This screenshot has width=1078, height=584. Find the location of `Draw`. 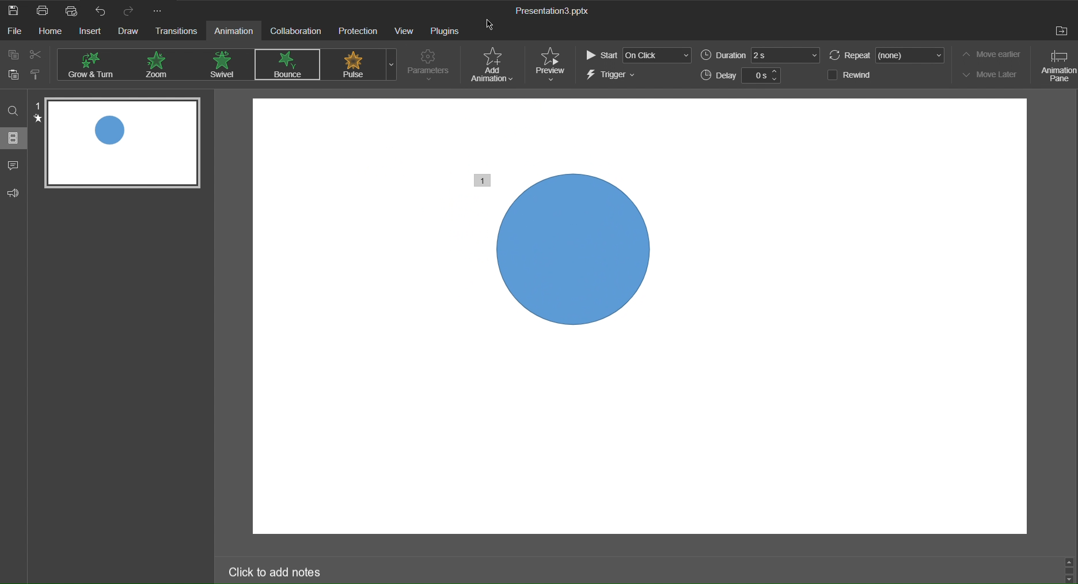

Draw is located at coordinates (131, 32).